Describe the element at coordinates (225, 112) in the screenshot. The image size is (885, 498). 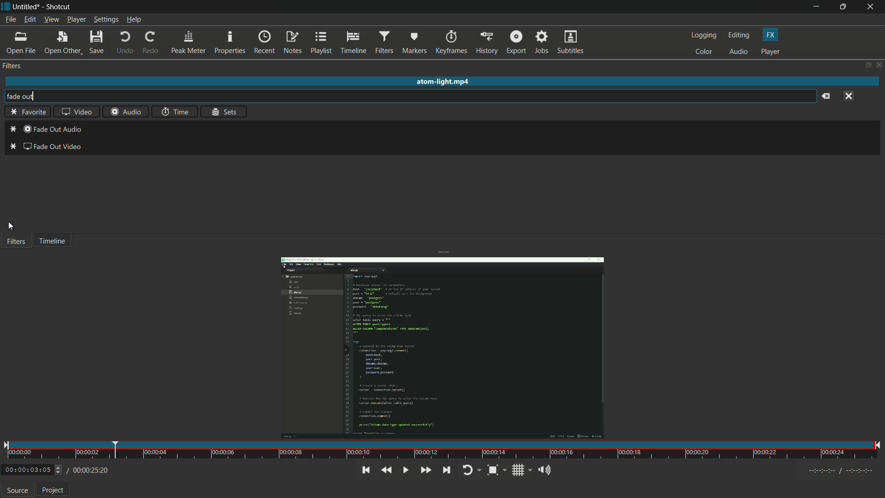
I see `sets` at that location.